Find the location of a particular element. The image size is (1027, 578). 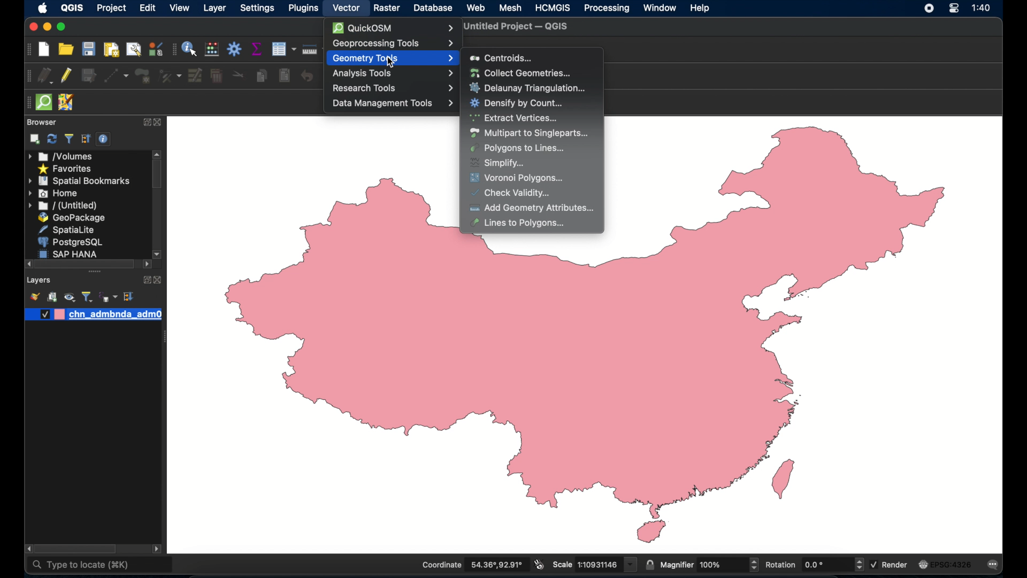

copy features is located at coordinates (262, 74).